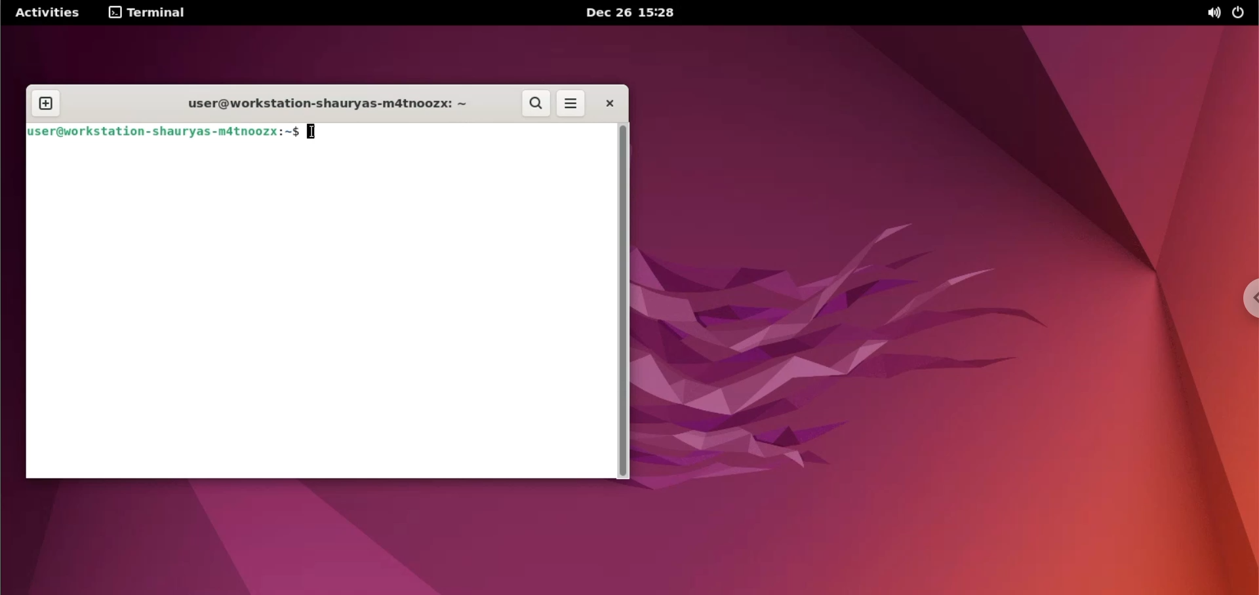  What do you see at coordinates (46, 105) in the screenshot?
I see `new terminal tab` at bounding box center [46, 105].